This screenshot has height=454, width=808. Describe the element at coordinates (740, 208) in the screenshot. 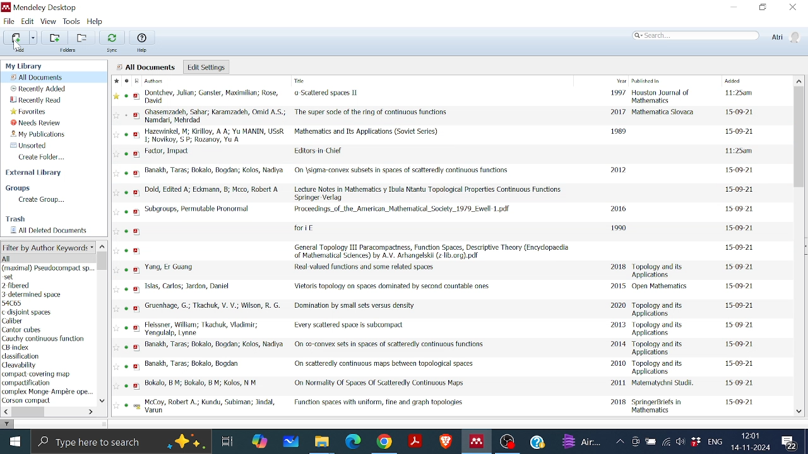

I see `date` at that location.